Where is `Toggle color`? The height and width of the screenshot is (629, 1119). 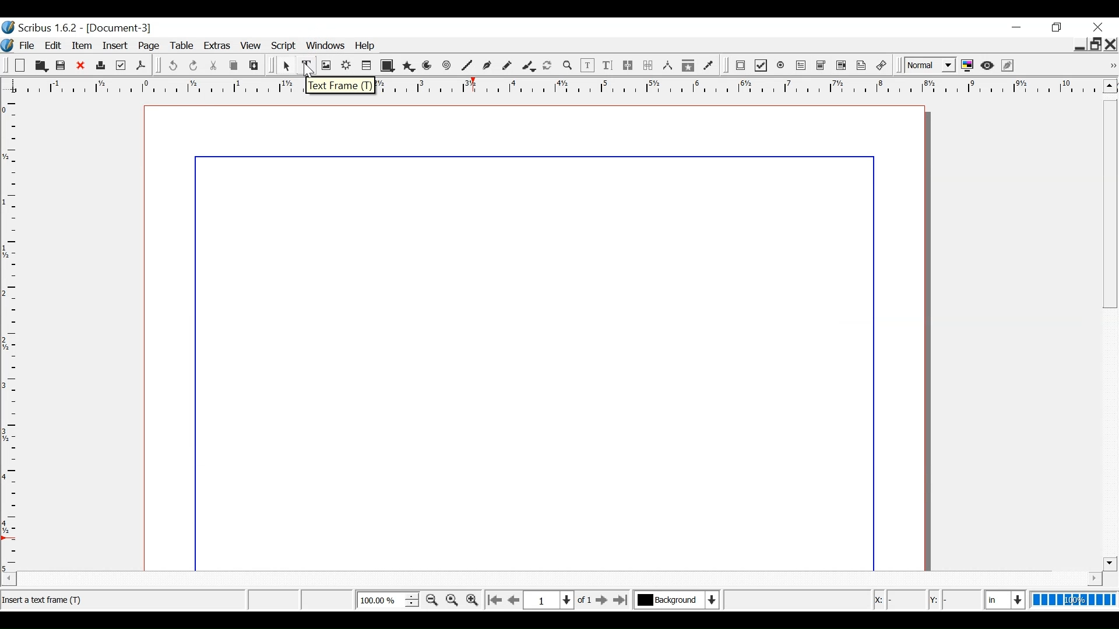
Toggle color is located at coordinates (968, 66).